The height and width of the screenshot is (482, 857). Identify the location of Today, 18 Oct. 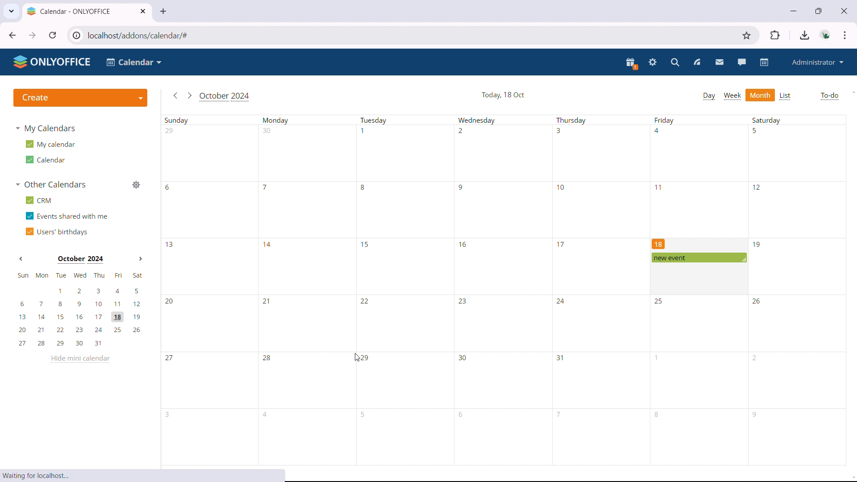
(503, 95).